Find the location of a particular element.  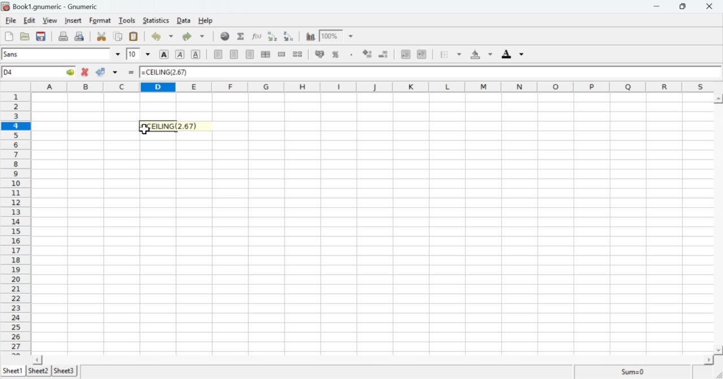

Sort ascending is located at coordinates (274, 36).